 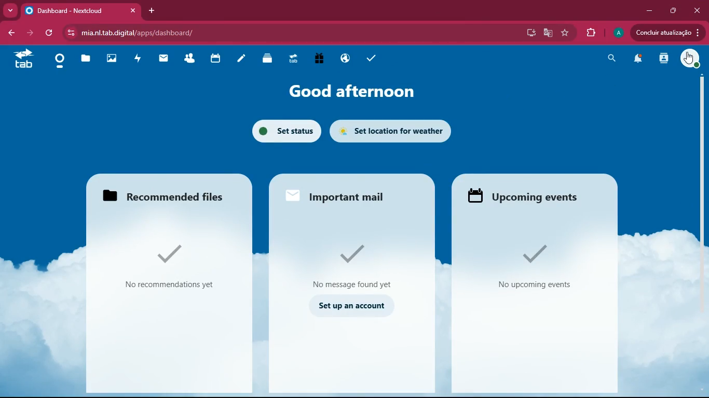 What do you see at coordinates (665, 59) in the screenshot?
I see `activity` at bounding box center [665, 59].